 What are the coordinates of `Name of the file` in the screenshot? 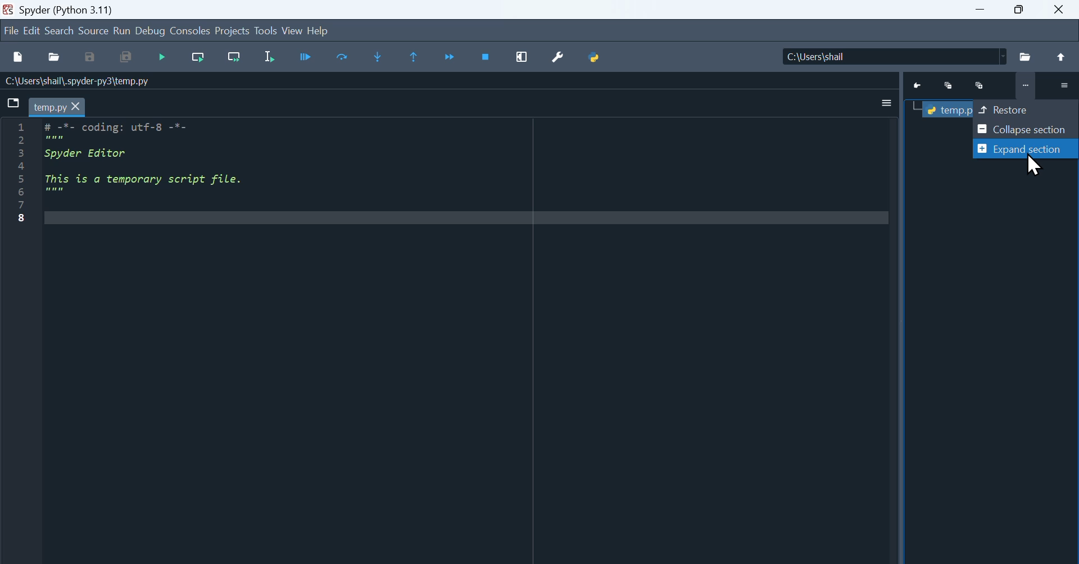 It's located at (76, 81).